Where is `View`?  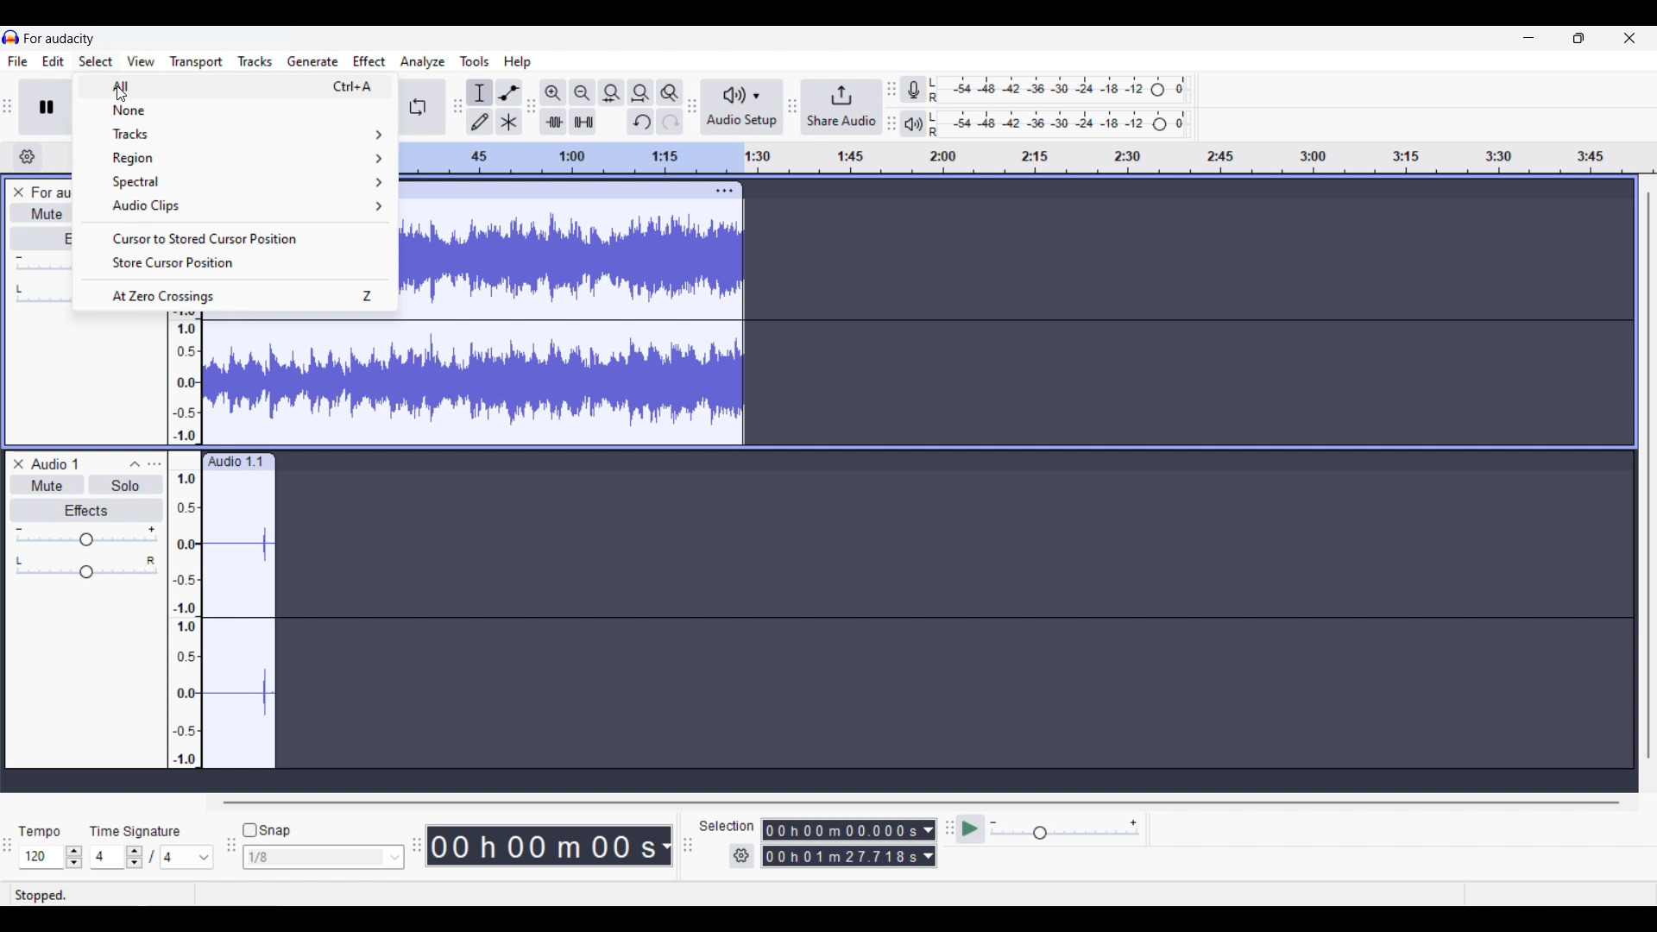
View is located at coordinates (141, 61).